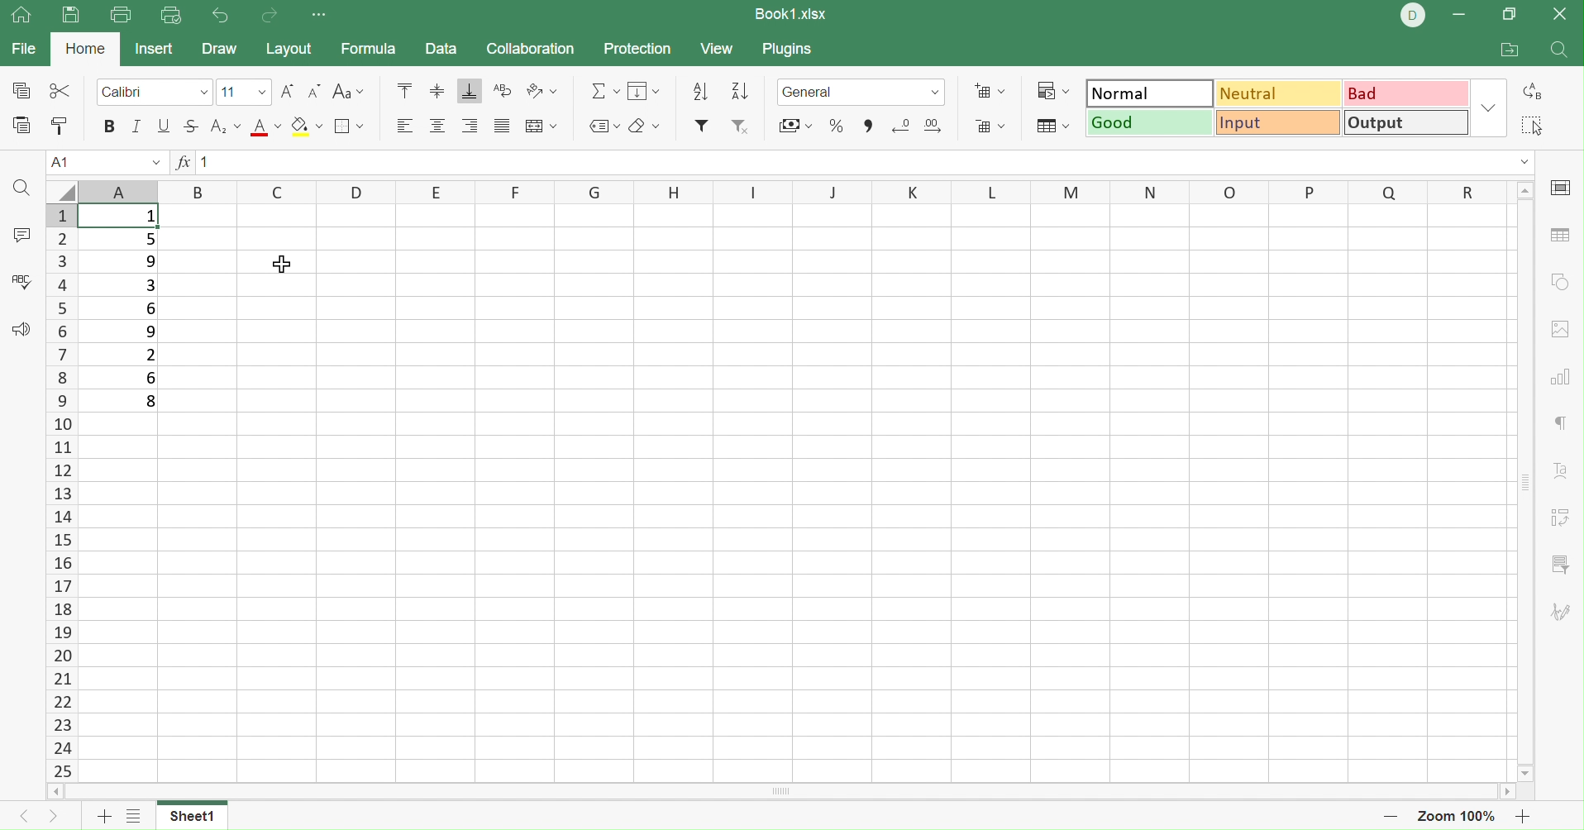  What do you see at coordinates (644, 90) in the screenshot?
I see `Fill` at bounding box center [644, 90].